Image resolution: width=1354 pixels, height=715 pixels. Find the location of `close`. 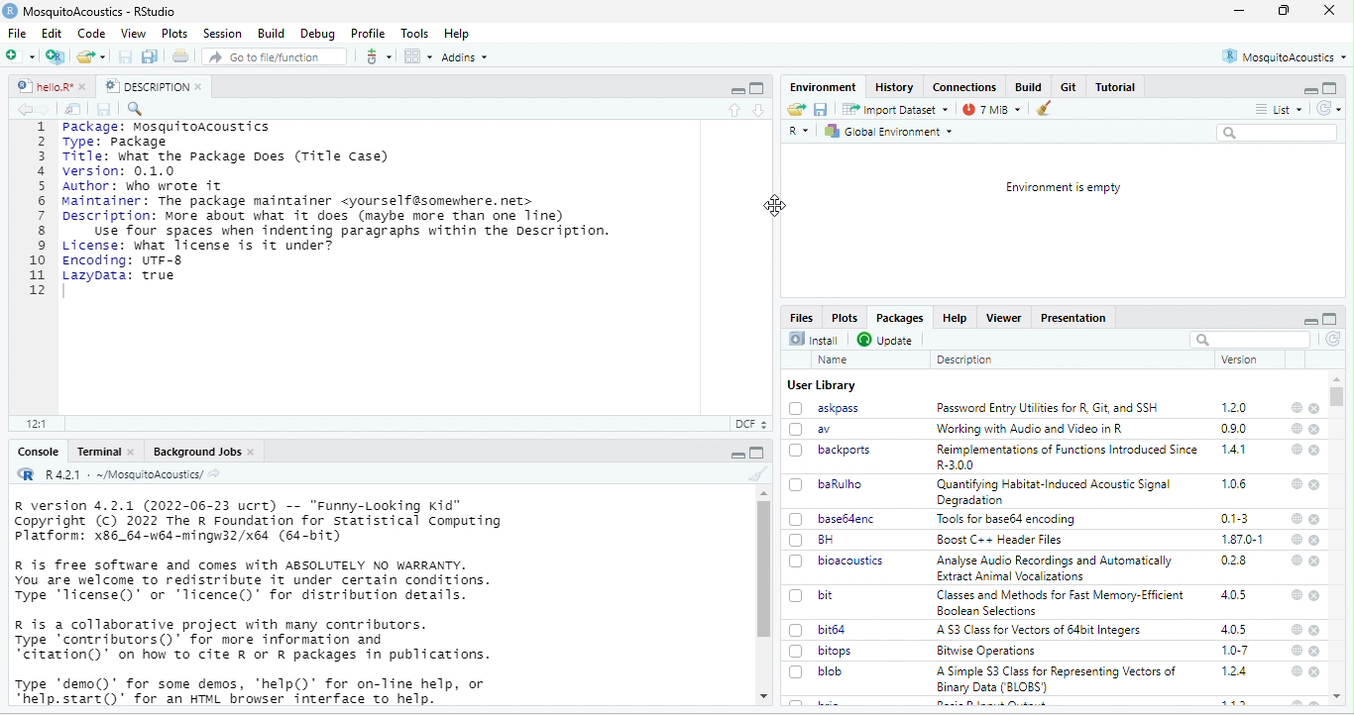

close is located at coordinates (1315, 430).